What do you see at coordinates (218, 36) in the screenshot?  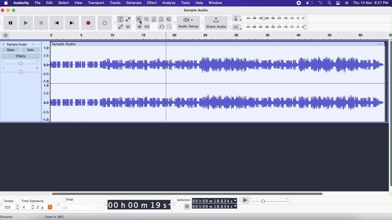 I see `click and drag to define looping region` at bounding box center [218, 36].